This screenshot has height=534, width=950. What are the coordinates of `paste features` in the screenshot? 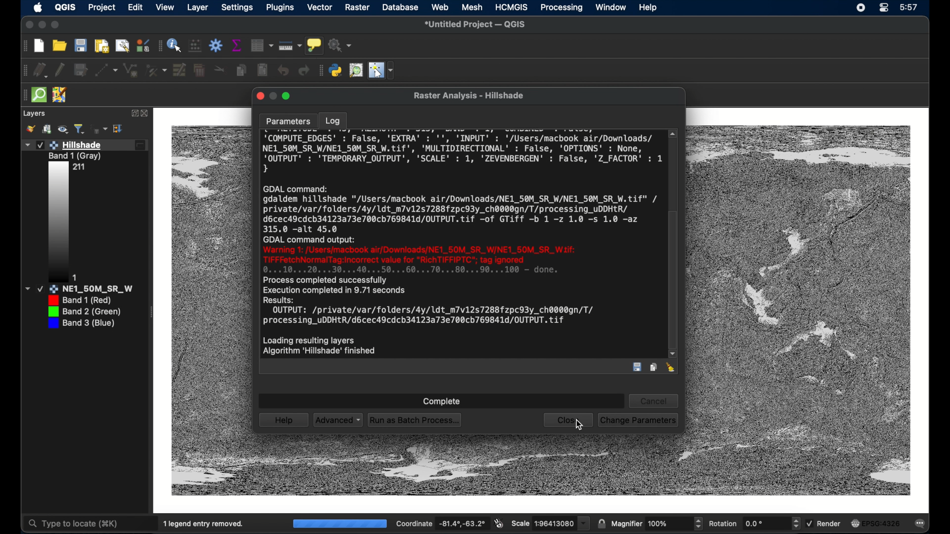 It's located at (262, 69).